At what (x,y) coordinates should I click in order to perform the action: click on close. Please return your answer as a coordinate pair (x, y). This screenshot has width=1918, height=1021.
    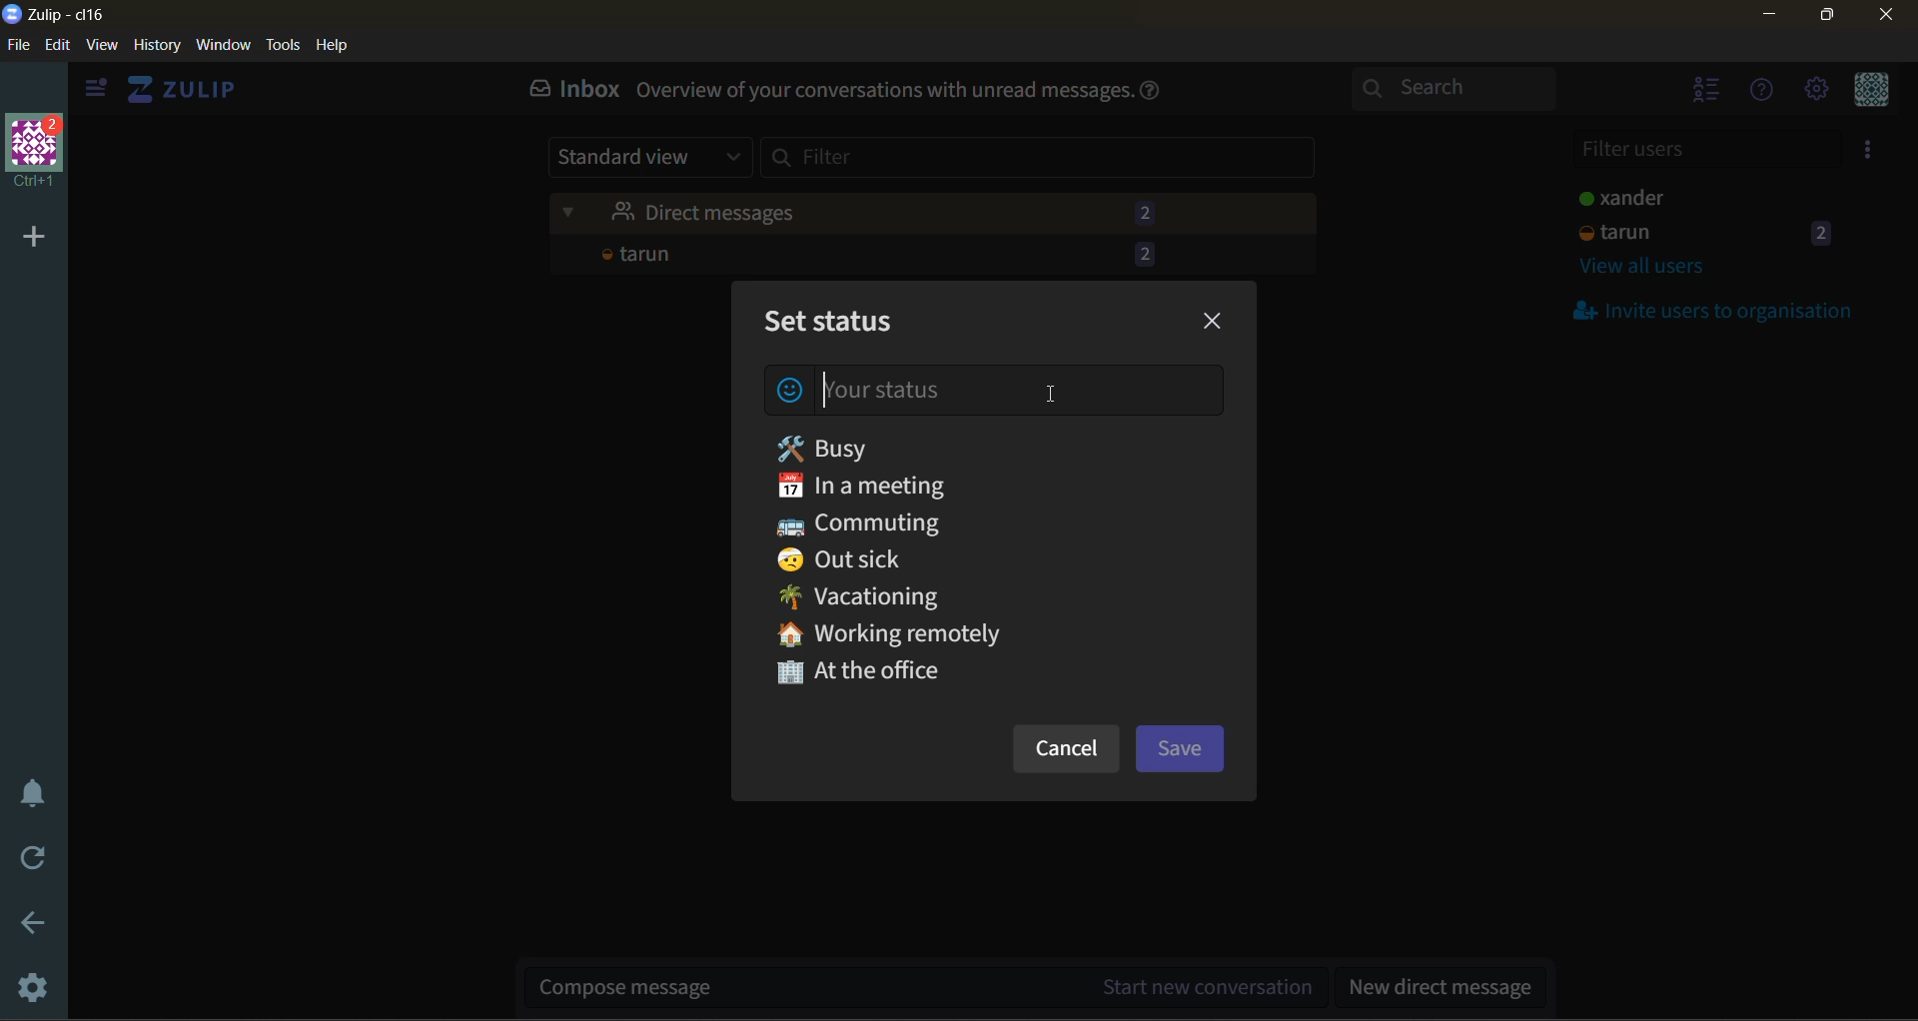
    Looking at the image, I should click on (1220, 318).